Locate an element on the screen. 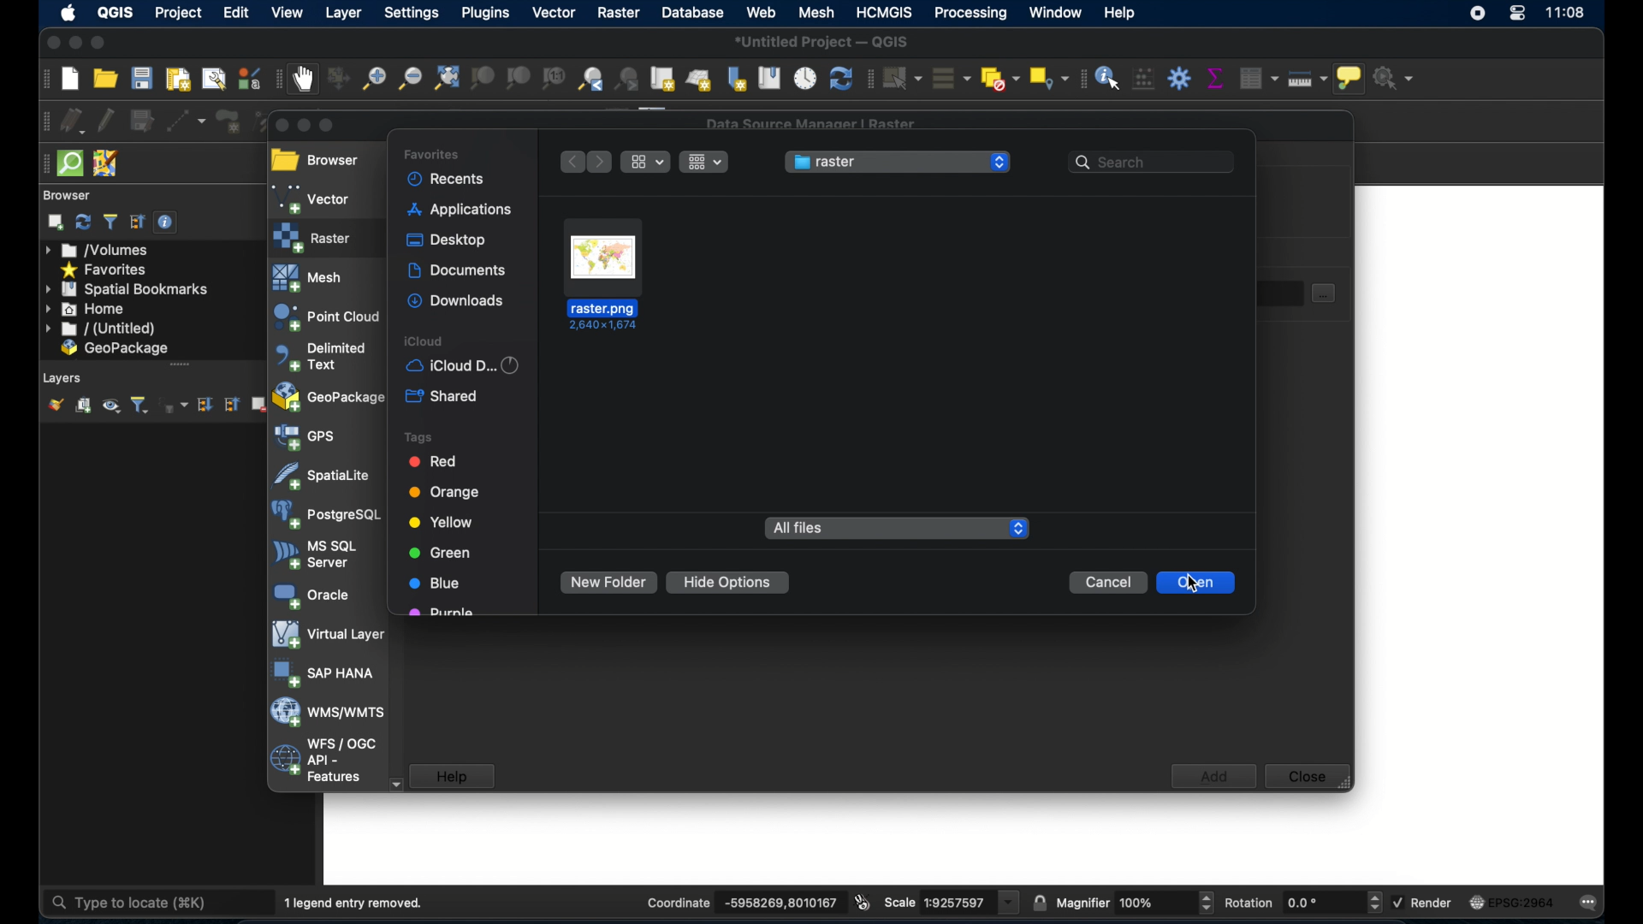 The width and height of the screenshot is (1643, 924). red is located at coordinates (435, 459).